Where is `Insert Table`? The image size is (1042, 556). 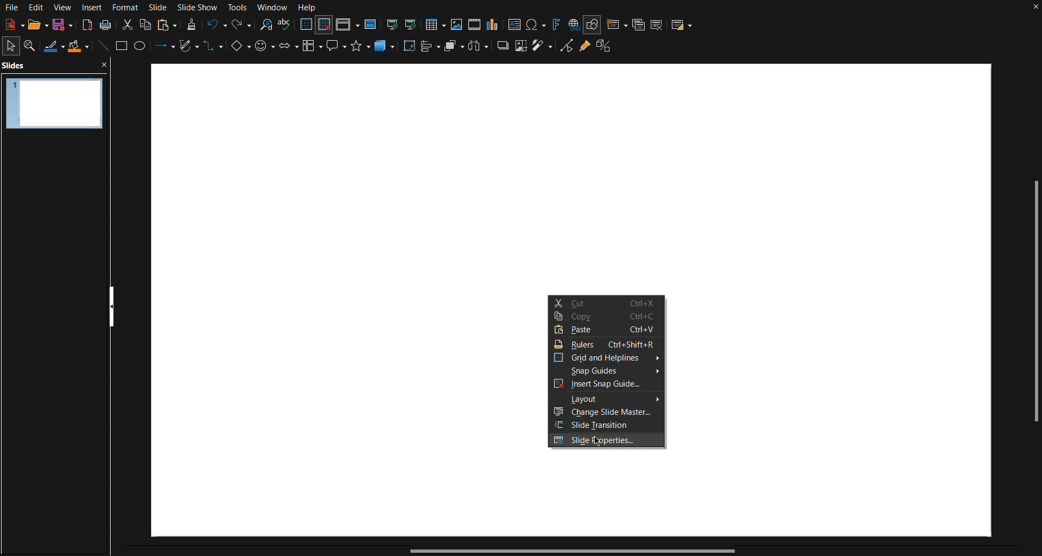 Insert Table is located at coordinates (438, 23).